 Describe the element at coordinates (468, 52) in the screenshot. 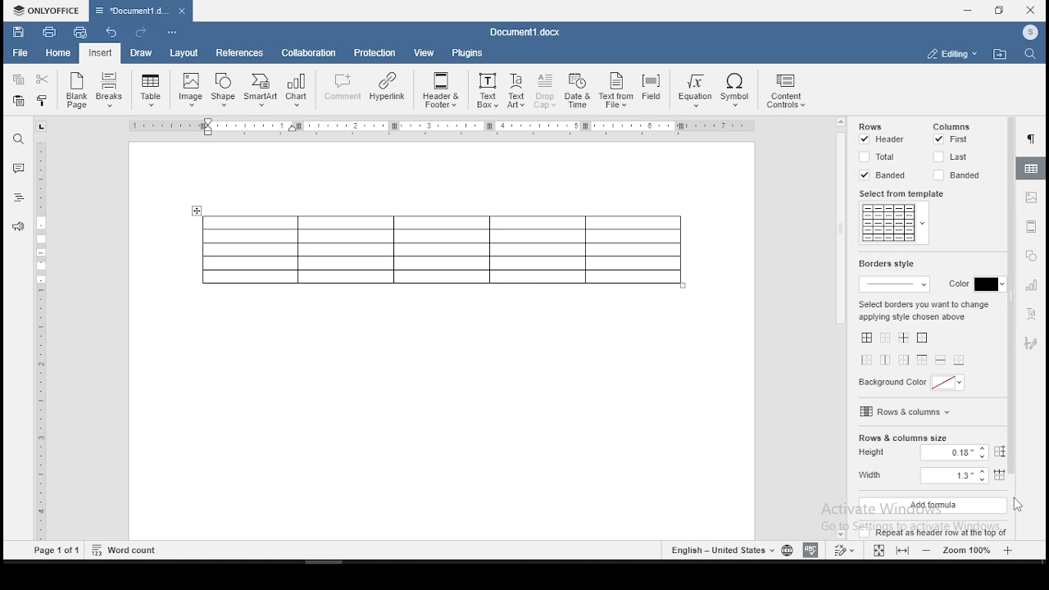

I see `plugins` at that location.